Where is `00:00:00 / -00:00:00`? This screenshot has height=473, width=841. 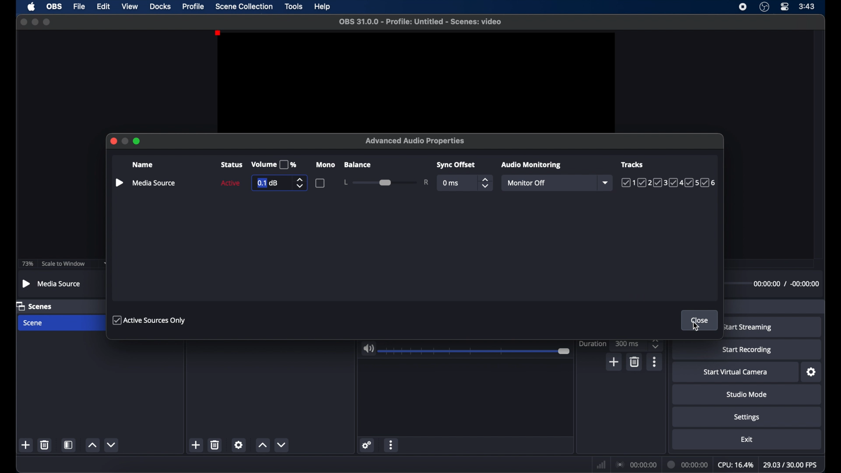
00:00:00 / -00:00:00 is located at coordinates (787, 286).